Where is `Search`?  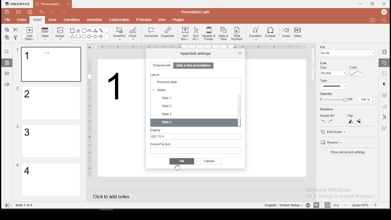 Search is located at coordinates (386, 20).